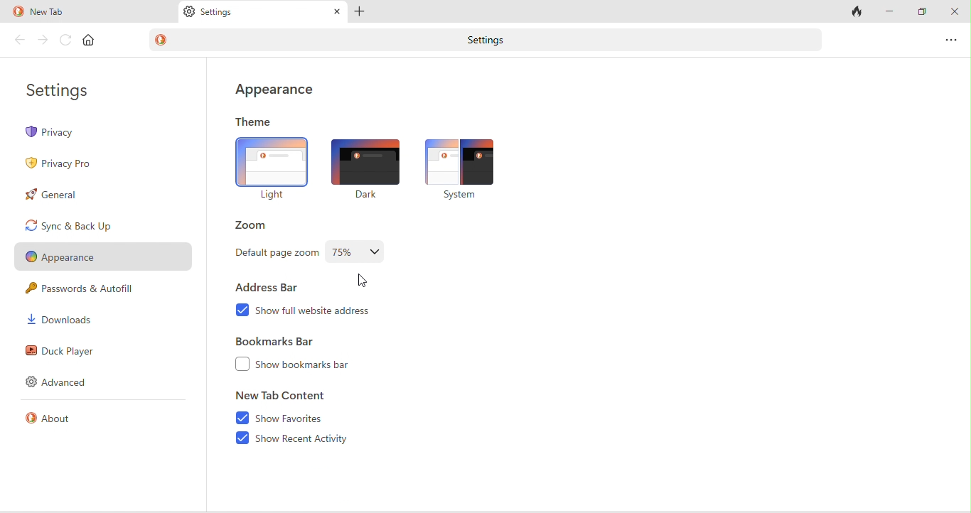 The image size is (971, 513). Describe the element at coordinates (285, 341) in the screenshot. I see `bookmarks bar` at that location.